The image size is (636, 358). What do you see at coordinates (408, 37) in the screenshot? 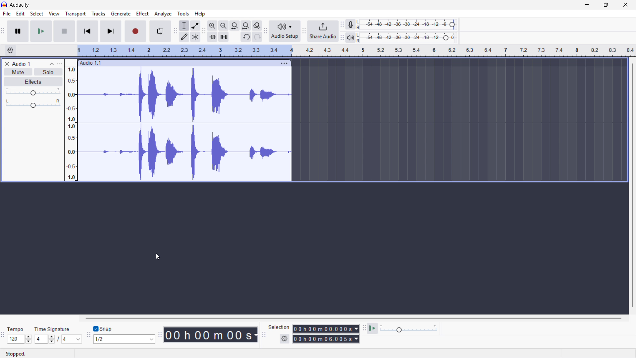
I see `Playback level` at bounding box center [408, 37].